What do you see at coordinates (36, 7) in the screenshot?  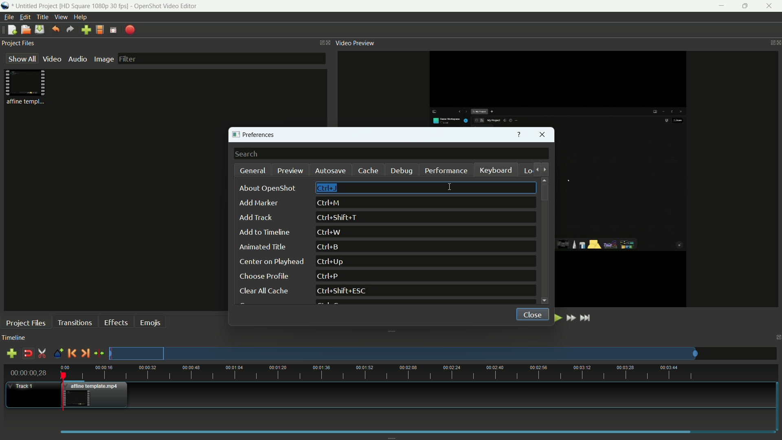 I see `project name` at bounding box center [36, 7].